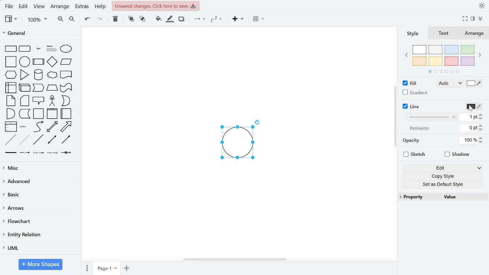 Image resolution: width=489 pixels, height=275 pixels. Describe the element at coordinates (24, 114) in the screenshot. I see `data storage` at that location.